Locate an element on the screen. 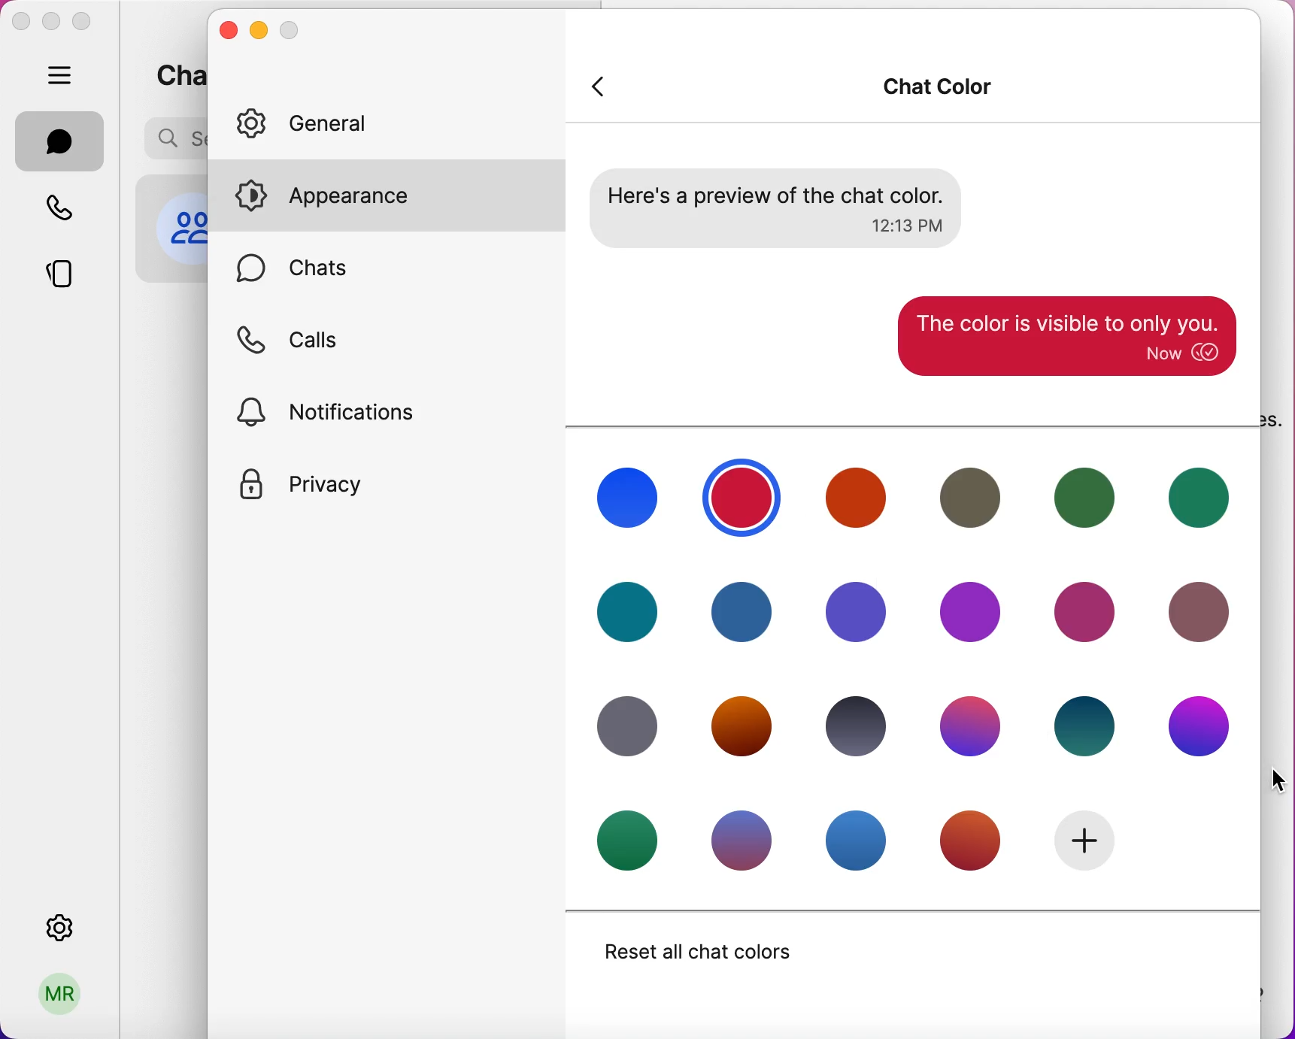 This screenshot has width=1295, height=1039. notifications is located at coordinates (335, 410).